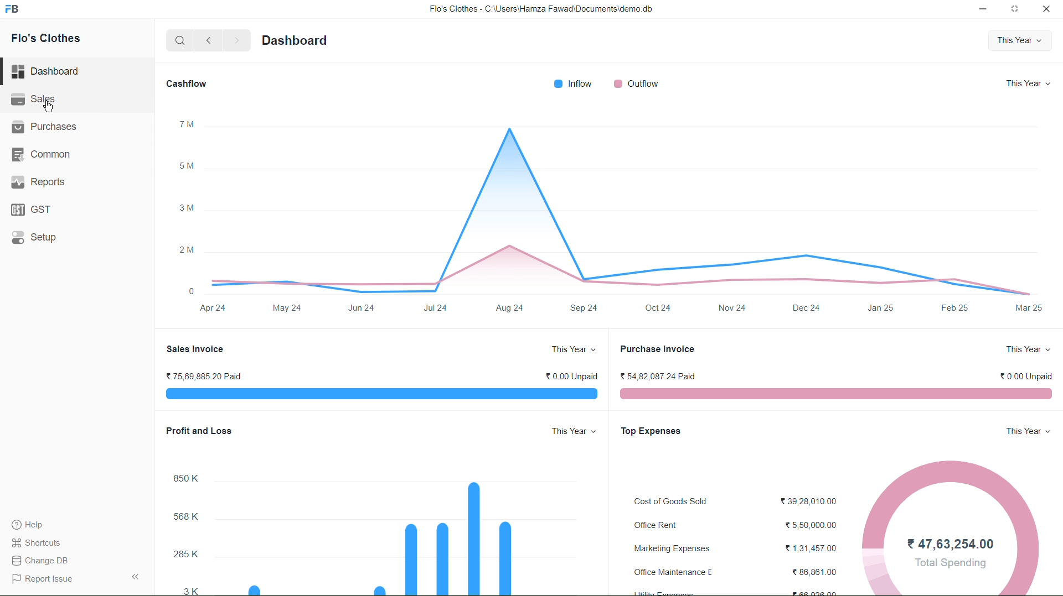  What do you see at coordinates (43, 40) in the screenshot?
I see `Flo's Clothes` at bounding box center [43, 40].